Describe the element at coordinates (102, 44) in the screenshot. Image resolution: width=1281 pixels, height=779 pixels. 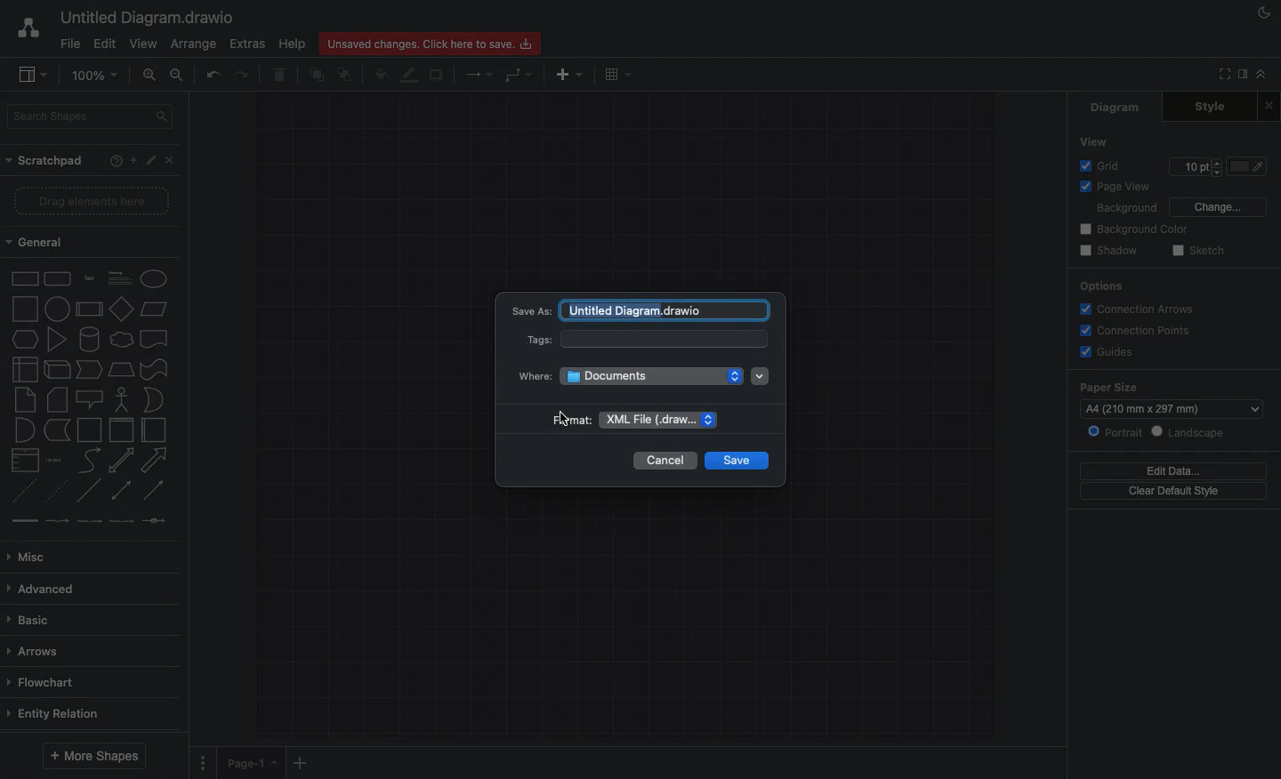
I see `Edit` at that location.